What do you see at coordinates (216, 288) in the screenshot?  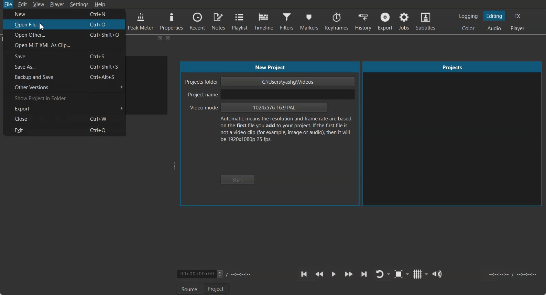 I see `Project` at bounding box center [216, 288].